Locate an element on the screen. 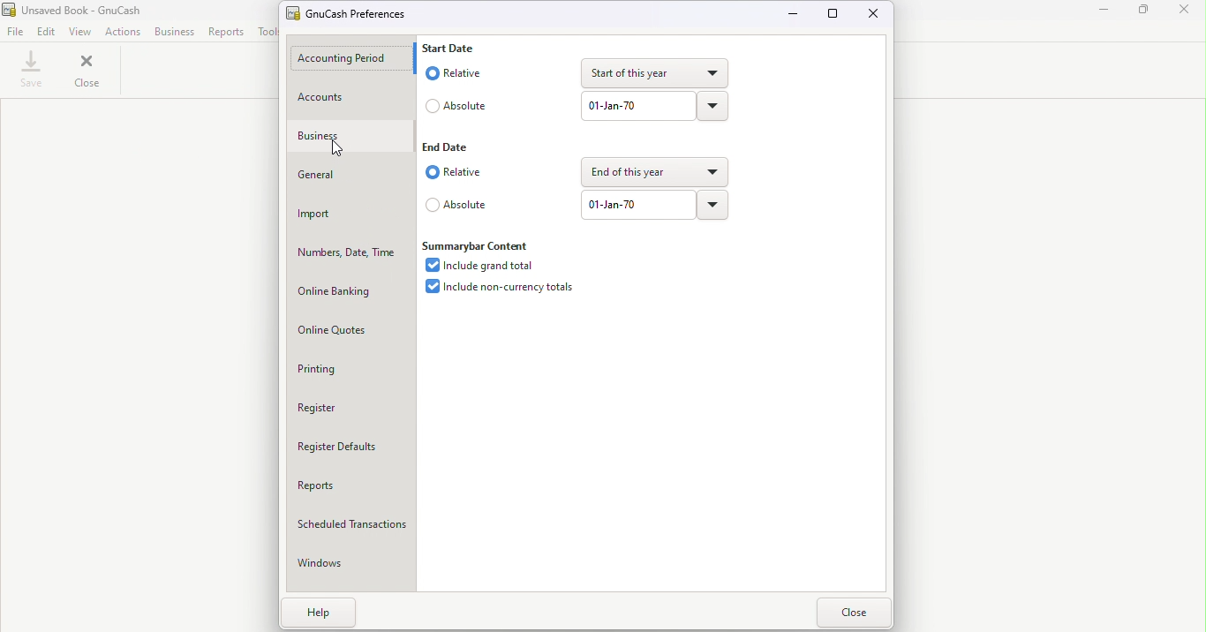 The width and height of the screenshot is (1206, 632). Drop down is located at coordinates (652, 74).